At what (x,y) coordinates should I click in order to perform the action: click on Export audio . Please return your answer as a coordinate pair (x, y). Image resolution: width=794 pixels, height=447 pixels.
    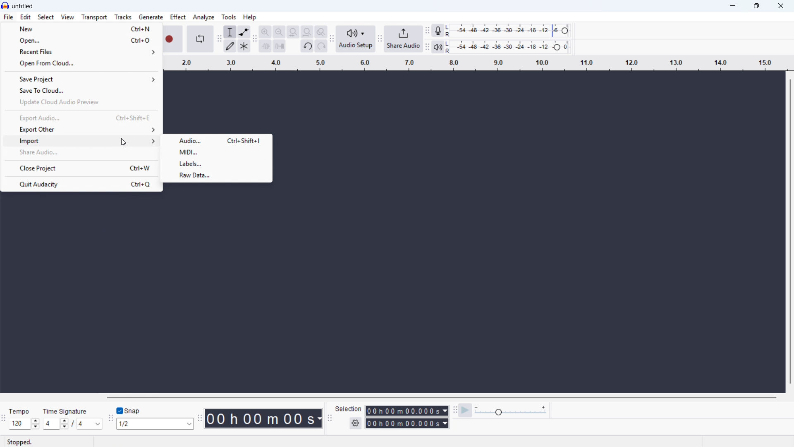
    Looking at the image, I should click on (80, 118).